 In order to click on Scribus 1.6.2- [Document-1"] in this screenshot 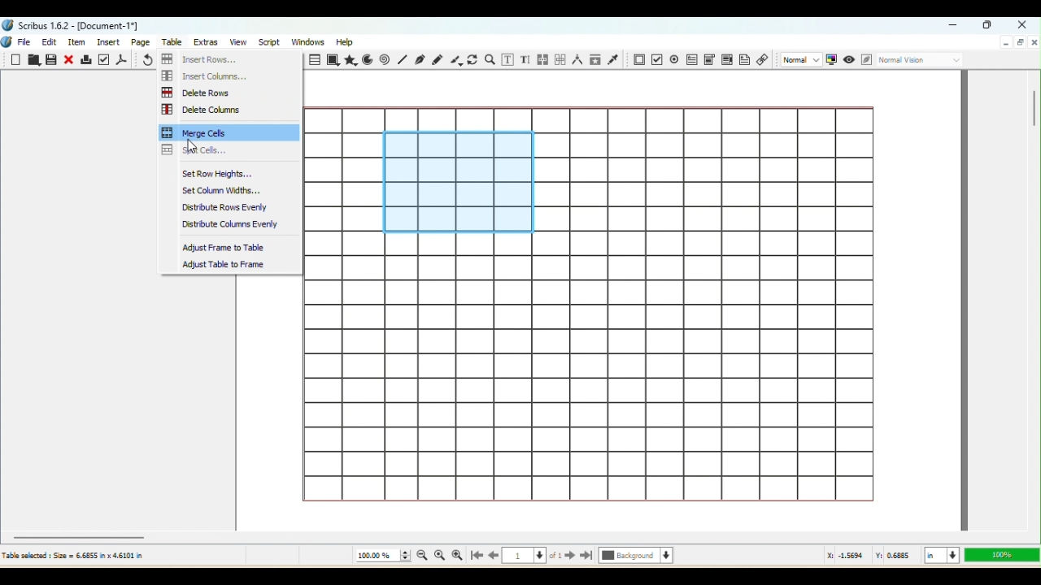, I will do `click(73, 25)`.